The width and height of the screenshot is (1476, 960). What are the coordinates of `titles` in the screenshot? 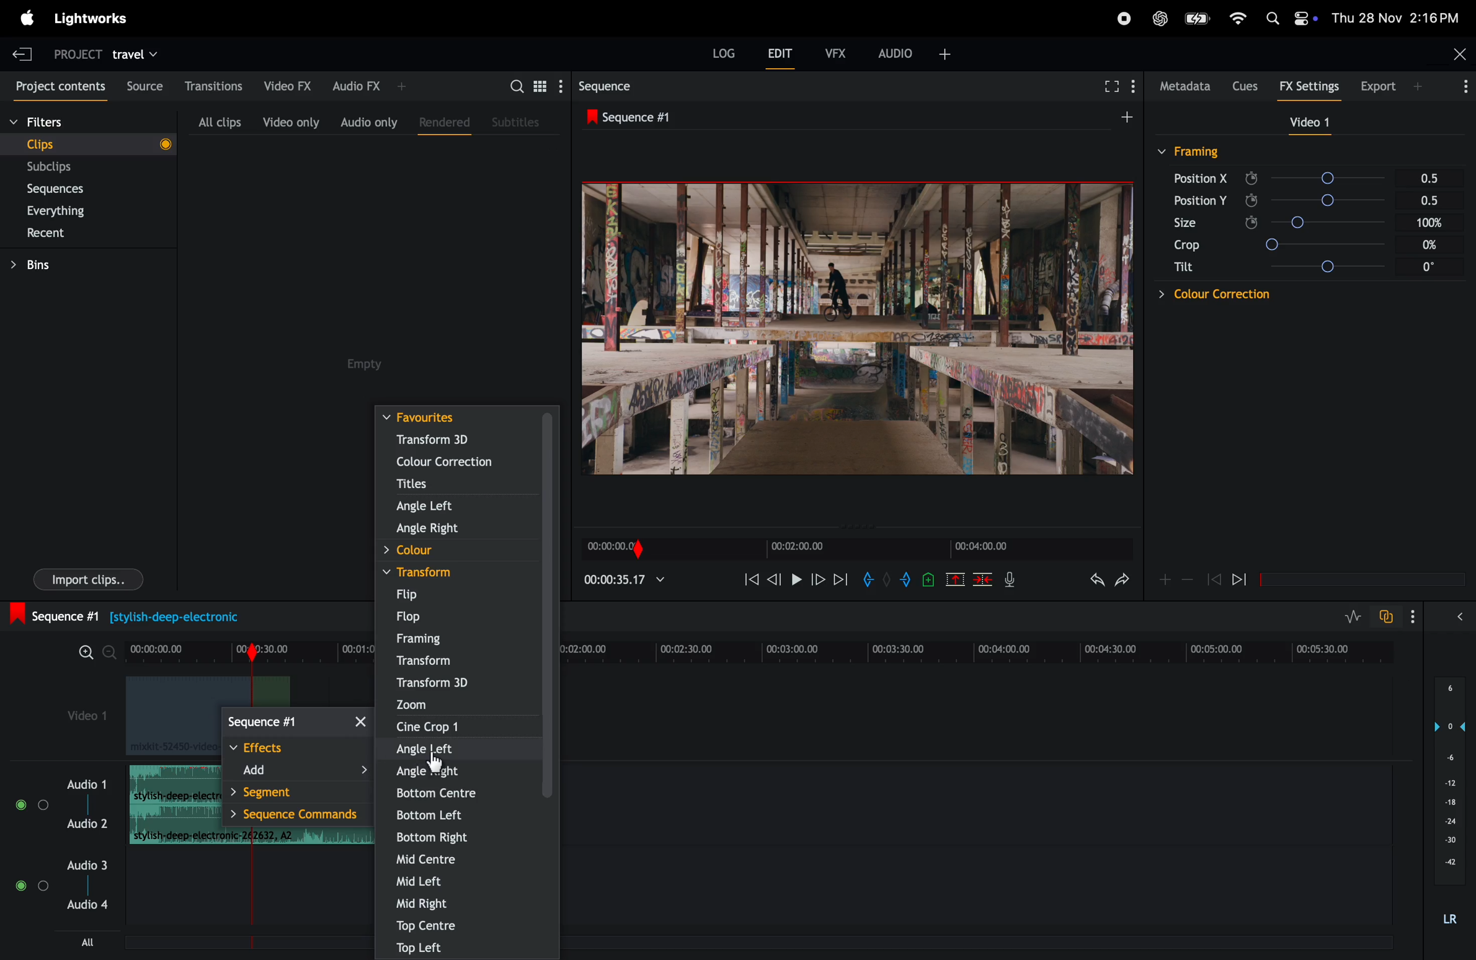 It's located at (460, 485).